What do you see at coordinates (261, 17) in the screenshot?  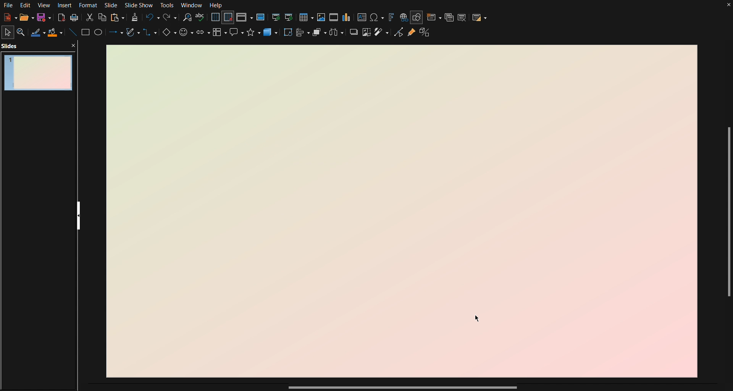 I see `Master Slide` at bounding box center [261, 17].